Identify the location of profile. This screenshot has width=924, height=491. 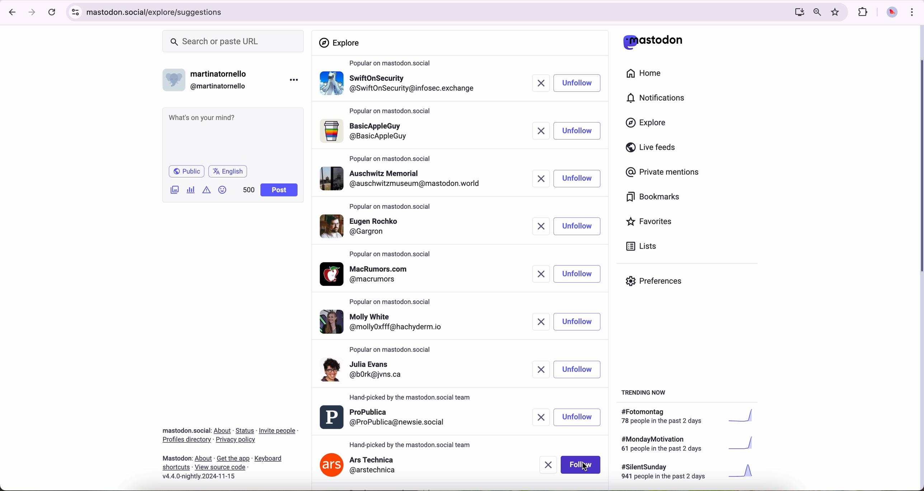
(385, 418).